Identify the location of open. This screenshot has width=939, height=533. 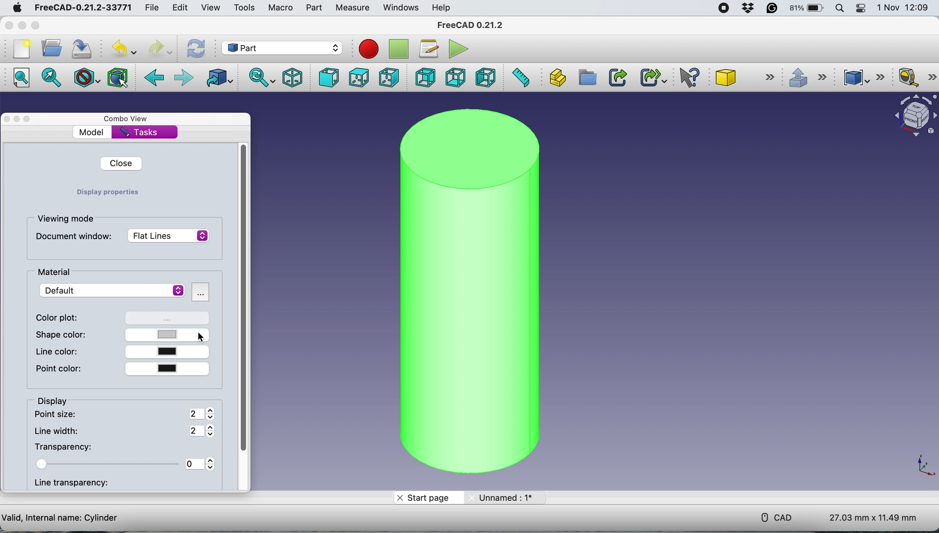
(51, 49).